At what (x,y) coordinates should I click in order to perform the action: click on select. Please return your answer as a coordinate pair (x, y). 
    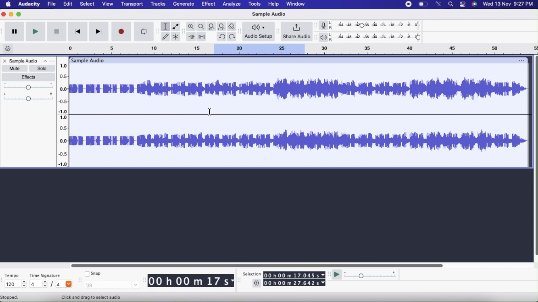
    Looking at the image, I should click on (87, 4).